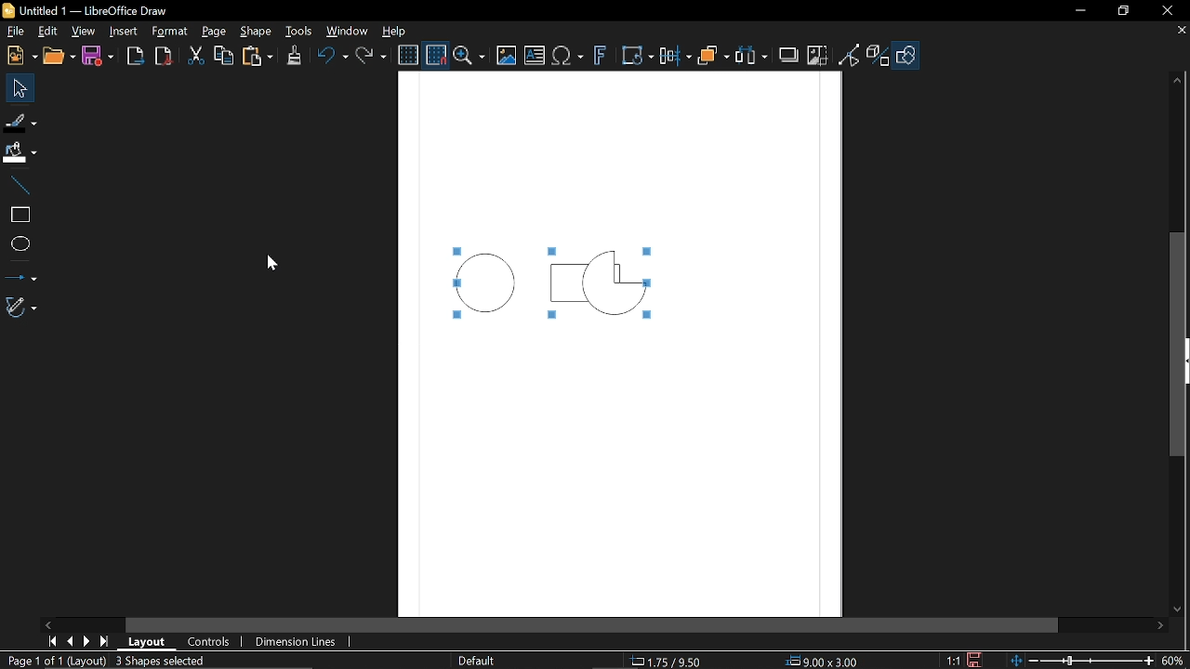 The height and width of the screenshot is (669, 1190). Describe the element at coordinates (331, 58) in the screenshot. I see `Undo` at that location.